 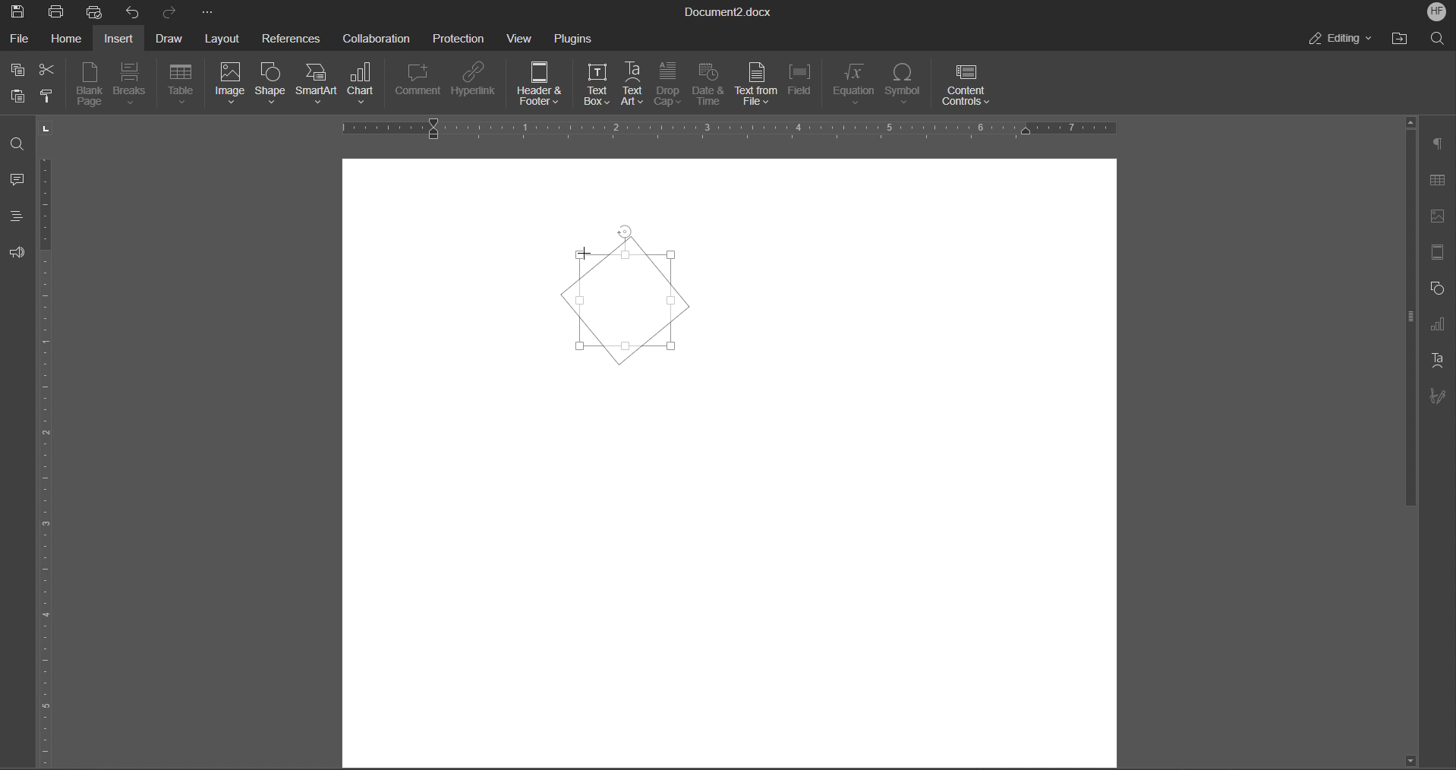 I want to click on Symbol, so click(x=906, y=85).